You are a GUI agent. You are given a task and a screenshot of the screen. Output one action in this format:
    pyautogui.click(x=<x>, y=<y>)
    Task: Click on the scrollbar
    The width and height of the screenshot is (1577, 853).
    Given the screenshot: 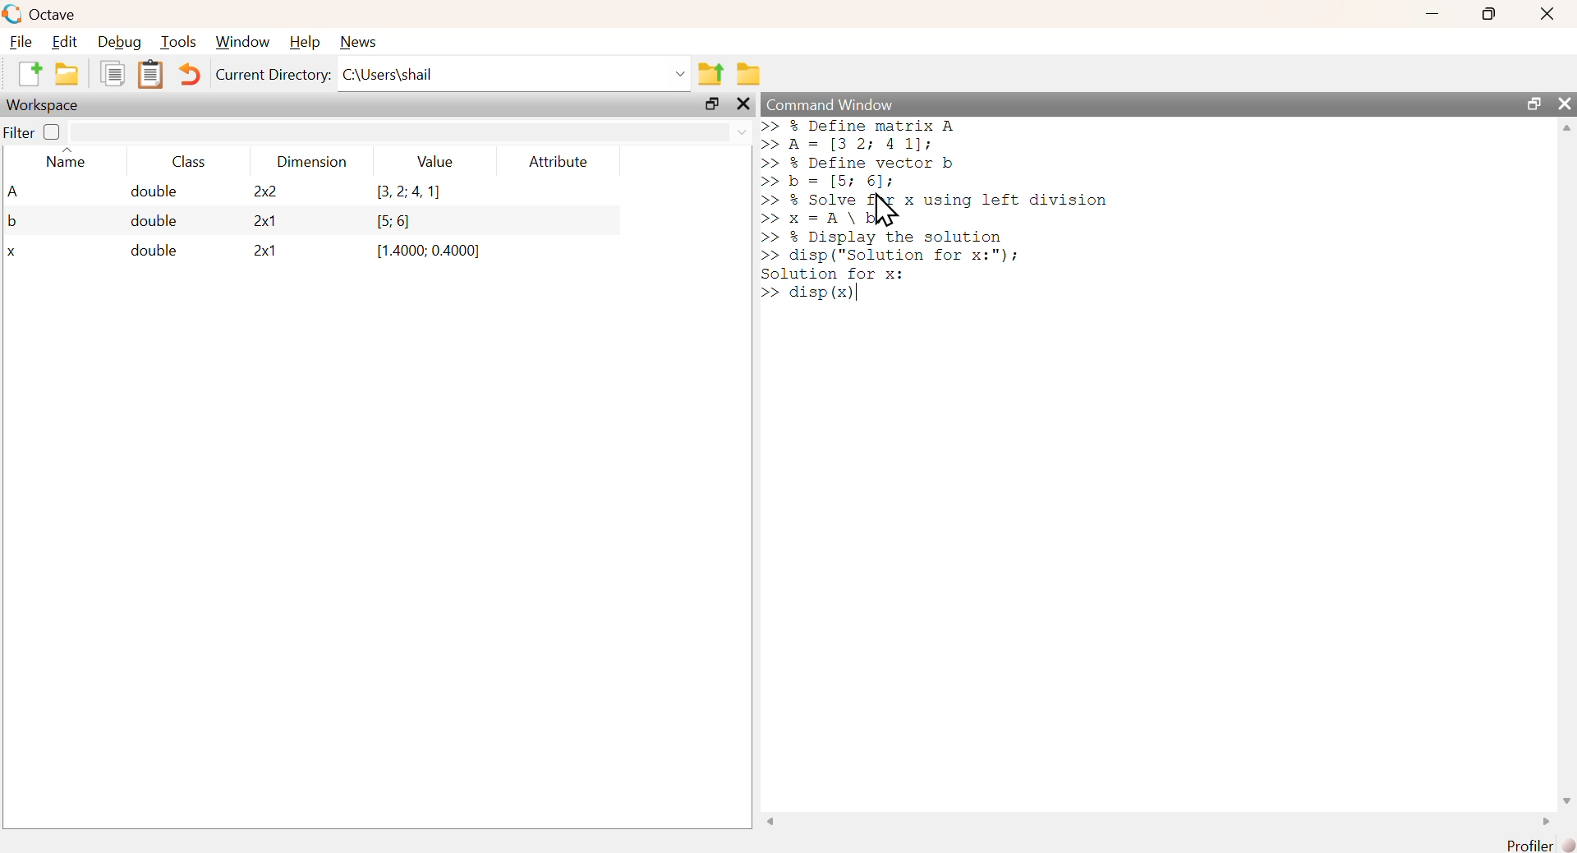 What is the action you would take?
    pyautogui.click(x=1568, y=463)
    